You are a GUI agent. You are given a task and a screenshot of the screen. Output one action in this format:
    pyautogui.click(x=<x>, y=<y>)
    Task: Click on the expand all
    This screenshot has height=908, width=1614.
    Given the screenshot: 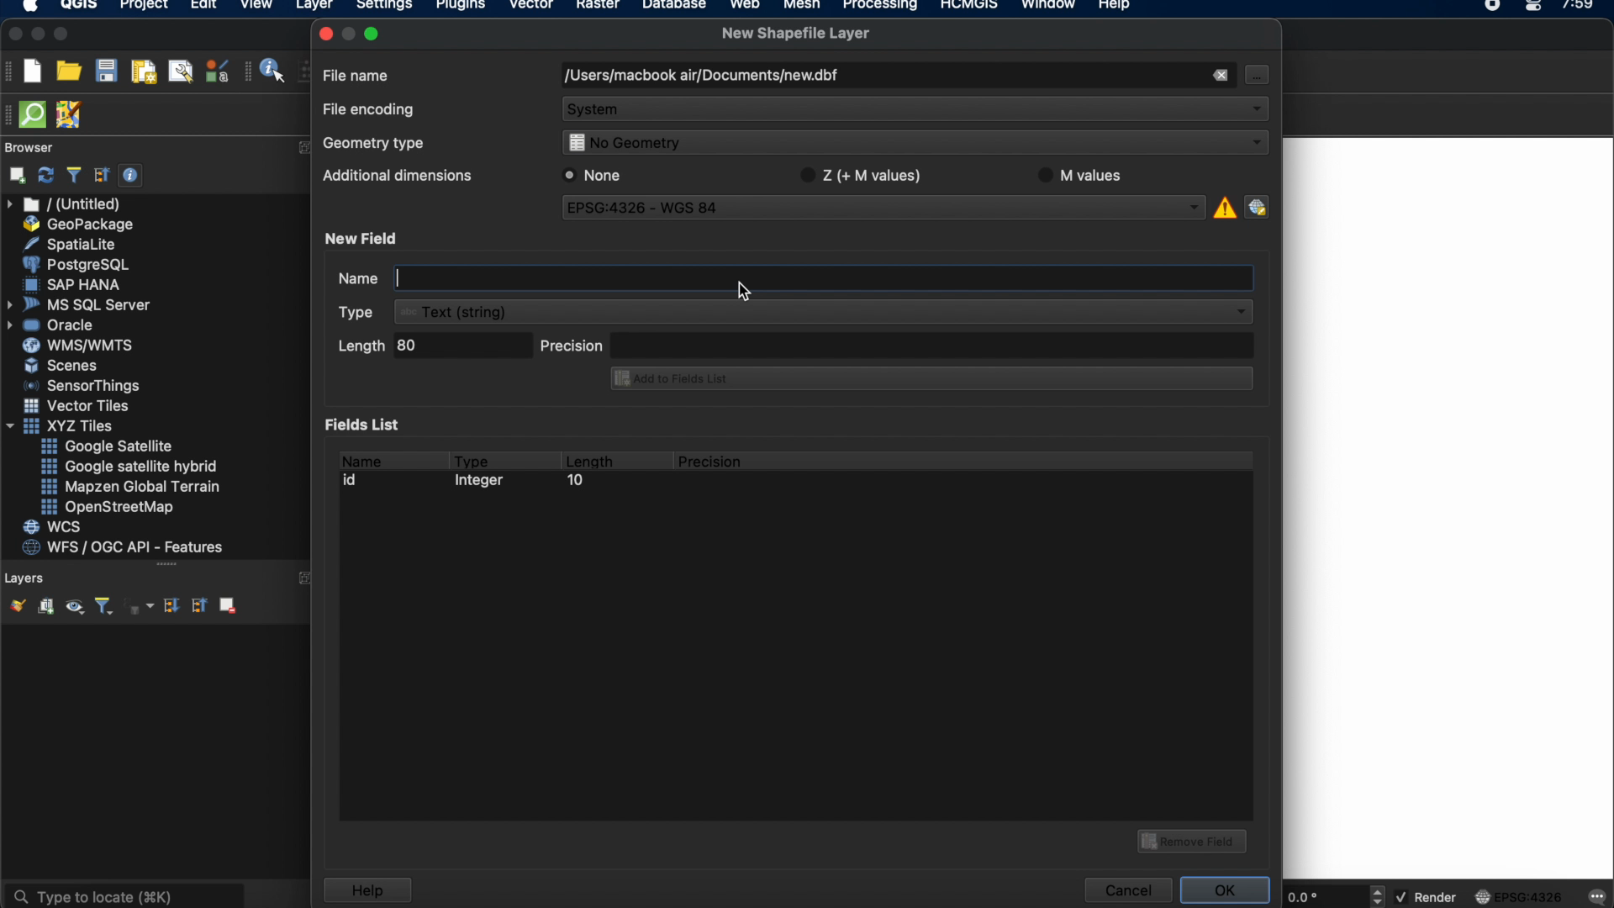 What is the action you would take?
    pyautogui.click(x=169, y=606)
    